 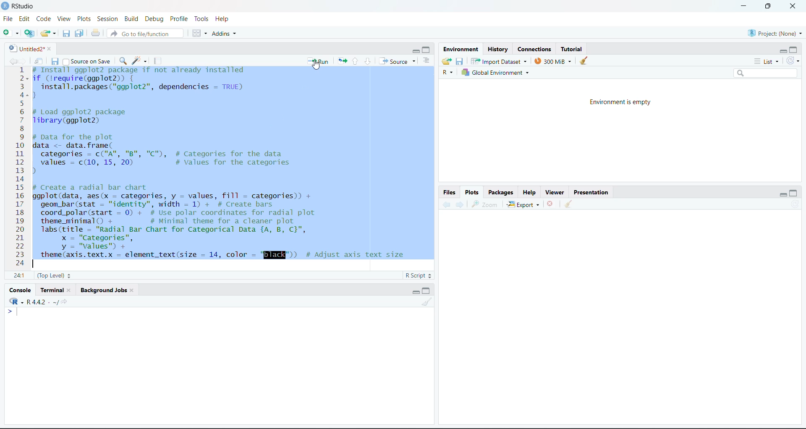 What do you see at coordinates (318, 61) in the screenshot?
I see ` Run` at bounding box center [318, 61].